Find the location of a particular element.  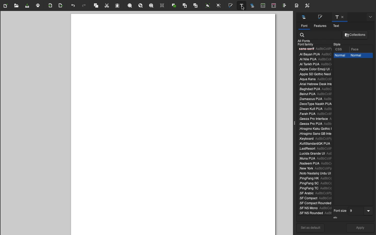

Zoom selection is located at coordinates (130, 6).